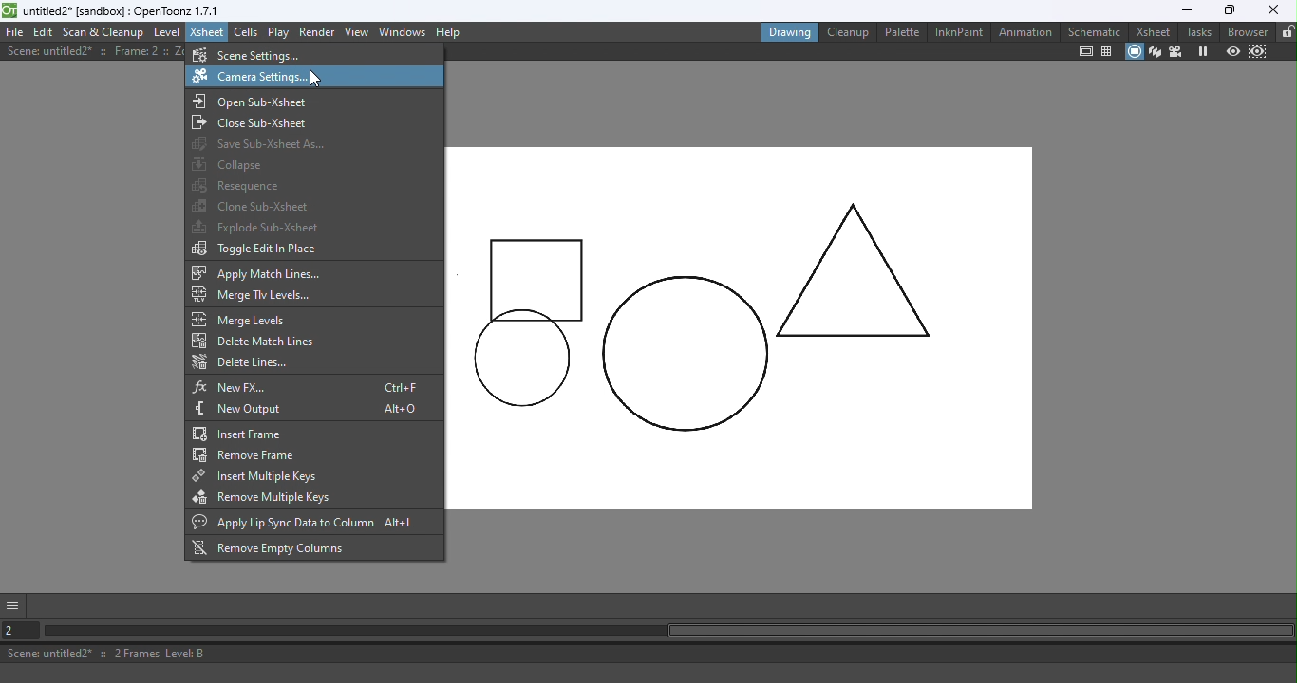 This screenshot has height=683, width=1297. Describe the element at coordinates (239, 186) in the screenshot. I see `Resequence` at that location.